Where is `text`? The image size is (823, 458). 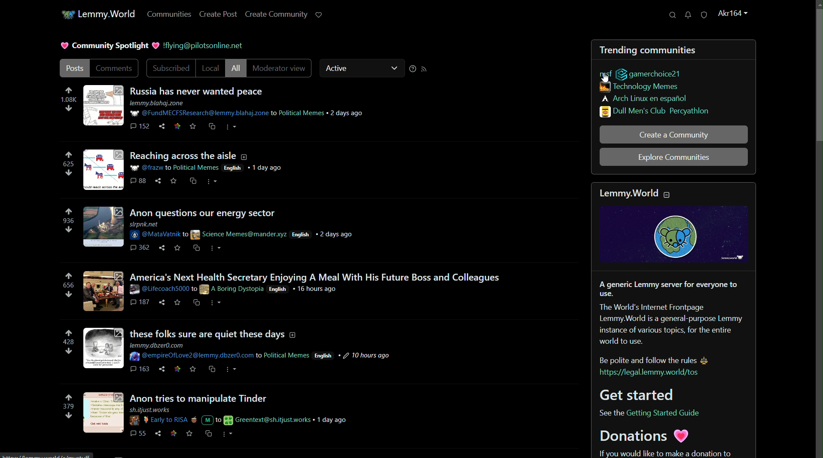 text is located at coordinates (646, 412).